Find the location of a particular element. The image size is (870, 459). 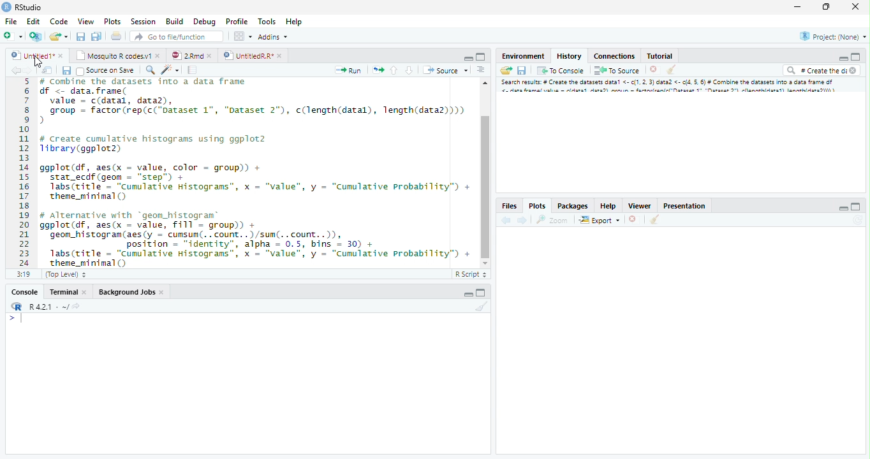

Environment is located at coordinates (522, 56).